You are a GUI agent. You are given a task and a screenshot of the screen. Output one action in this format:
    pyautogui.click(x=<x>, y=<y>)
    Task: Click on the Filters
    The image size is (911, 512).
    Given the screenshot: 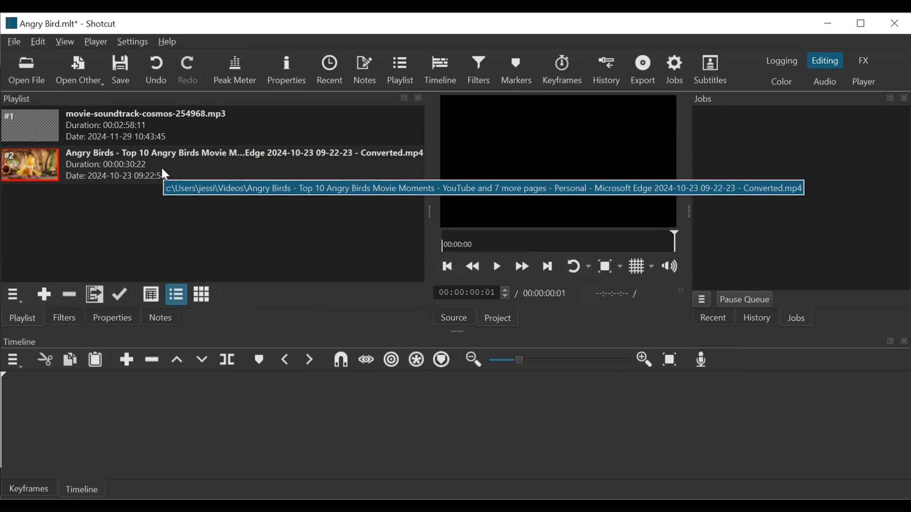 What is the action you would take?
    pyautogui.click(x=69, y=317)
    